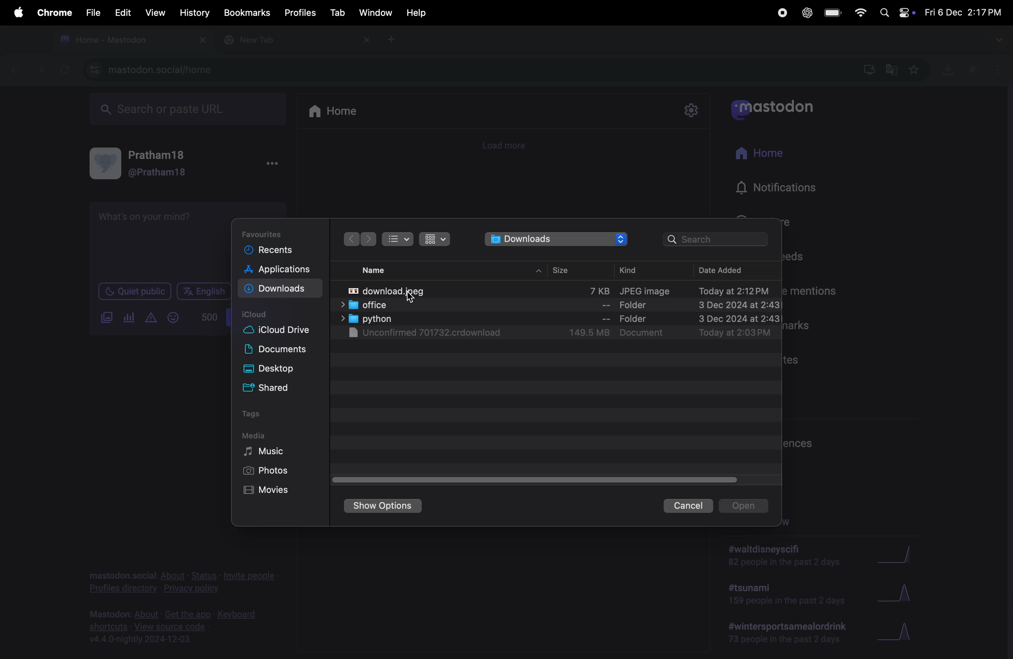 This screenshot has width=1013, height=659. Describe the element at coordinates (300, 13) in the screenshot. I see `profiles` at that location.